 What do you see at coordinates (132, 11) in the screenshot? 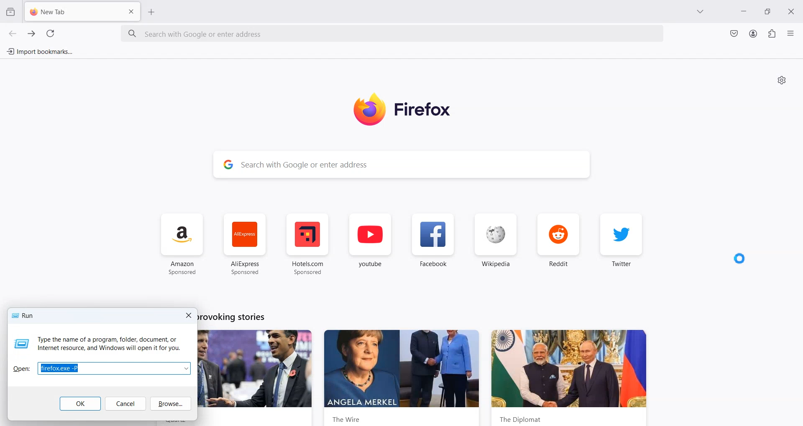
I see `Close Tab` at bounding box center [132, 11].